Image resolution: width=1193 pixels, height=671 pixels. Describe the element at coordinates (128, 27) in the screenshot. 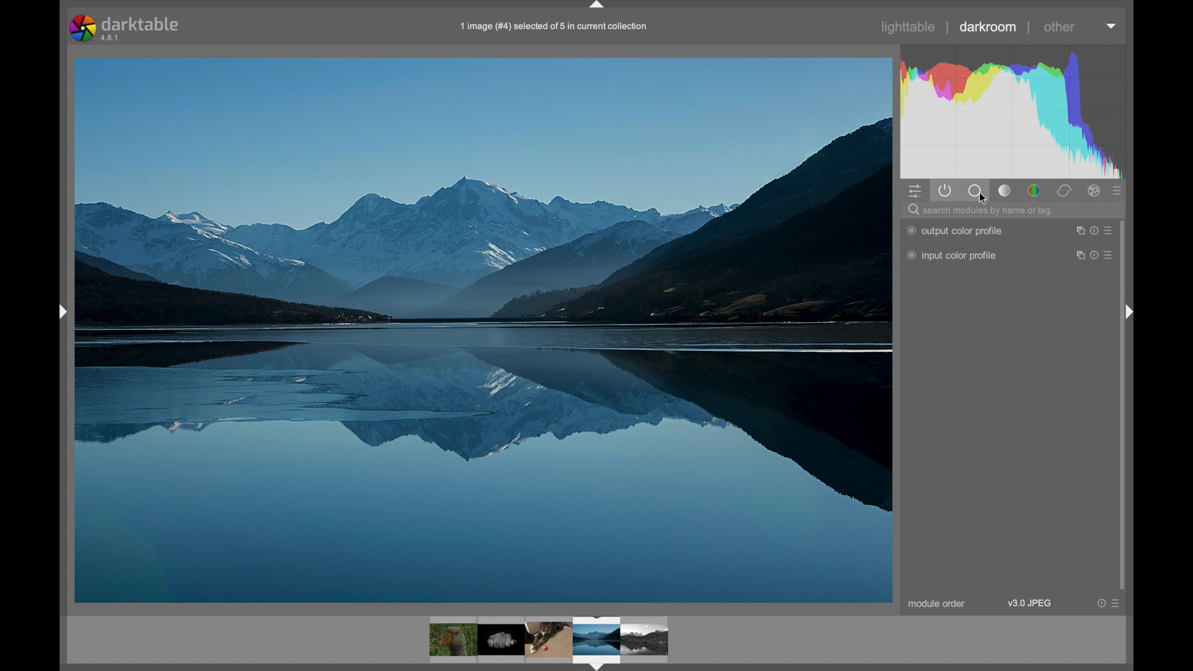

I see `darktable` at that location.